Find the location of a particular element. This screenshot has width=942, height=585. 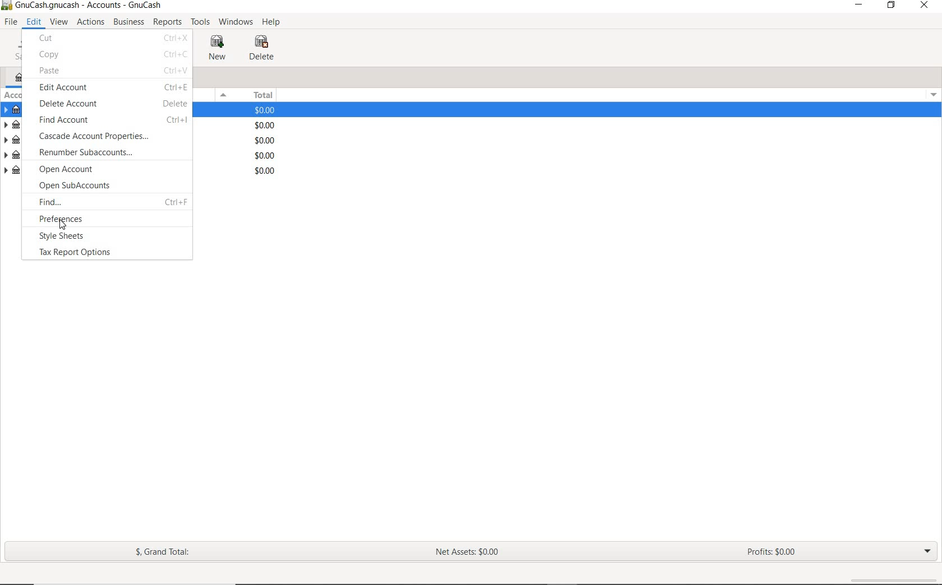

EXPAND is located at coordinates (928, 552).